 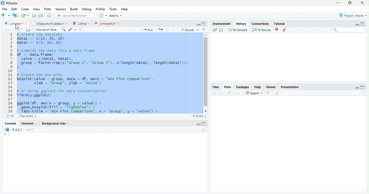 What do you see at coordinates (14, 9) in the screenshot?
I see `Edit` at bounding box center [14, 9].